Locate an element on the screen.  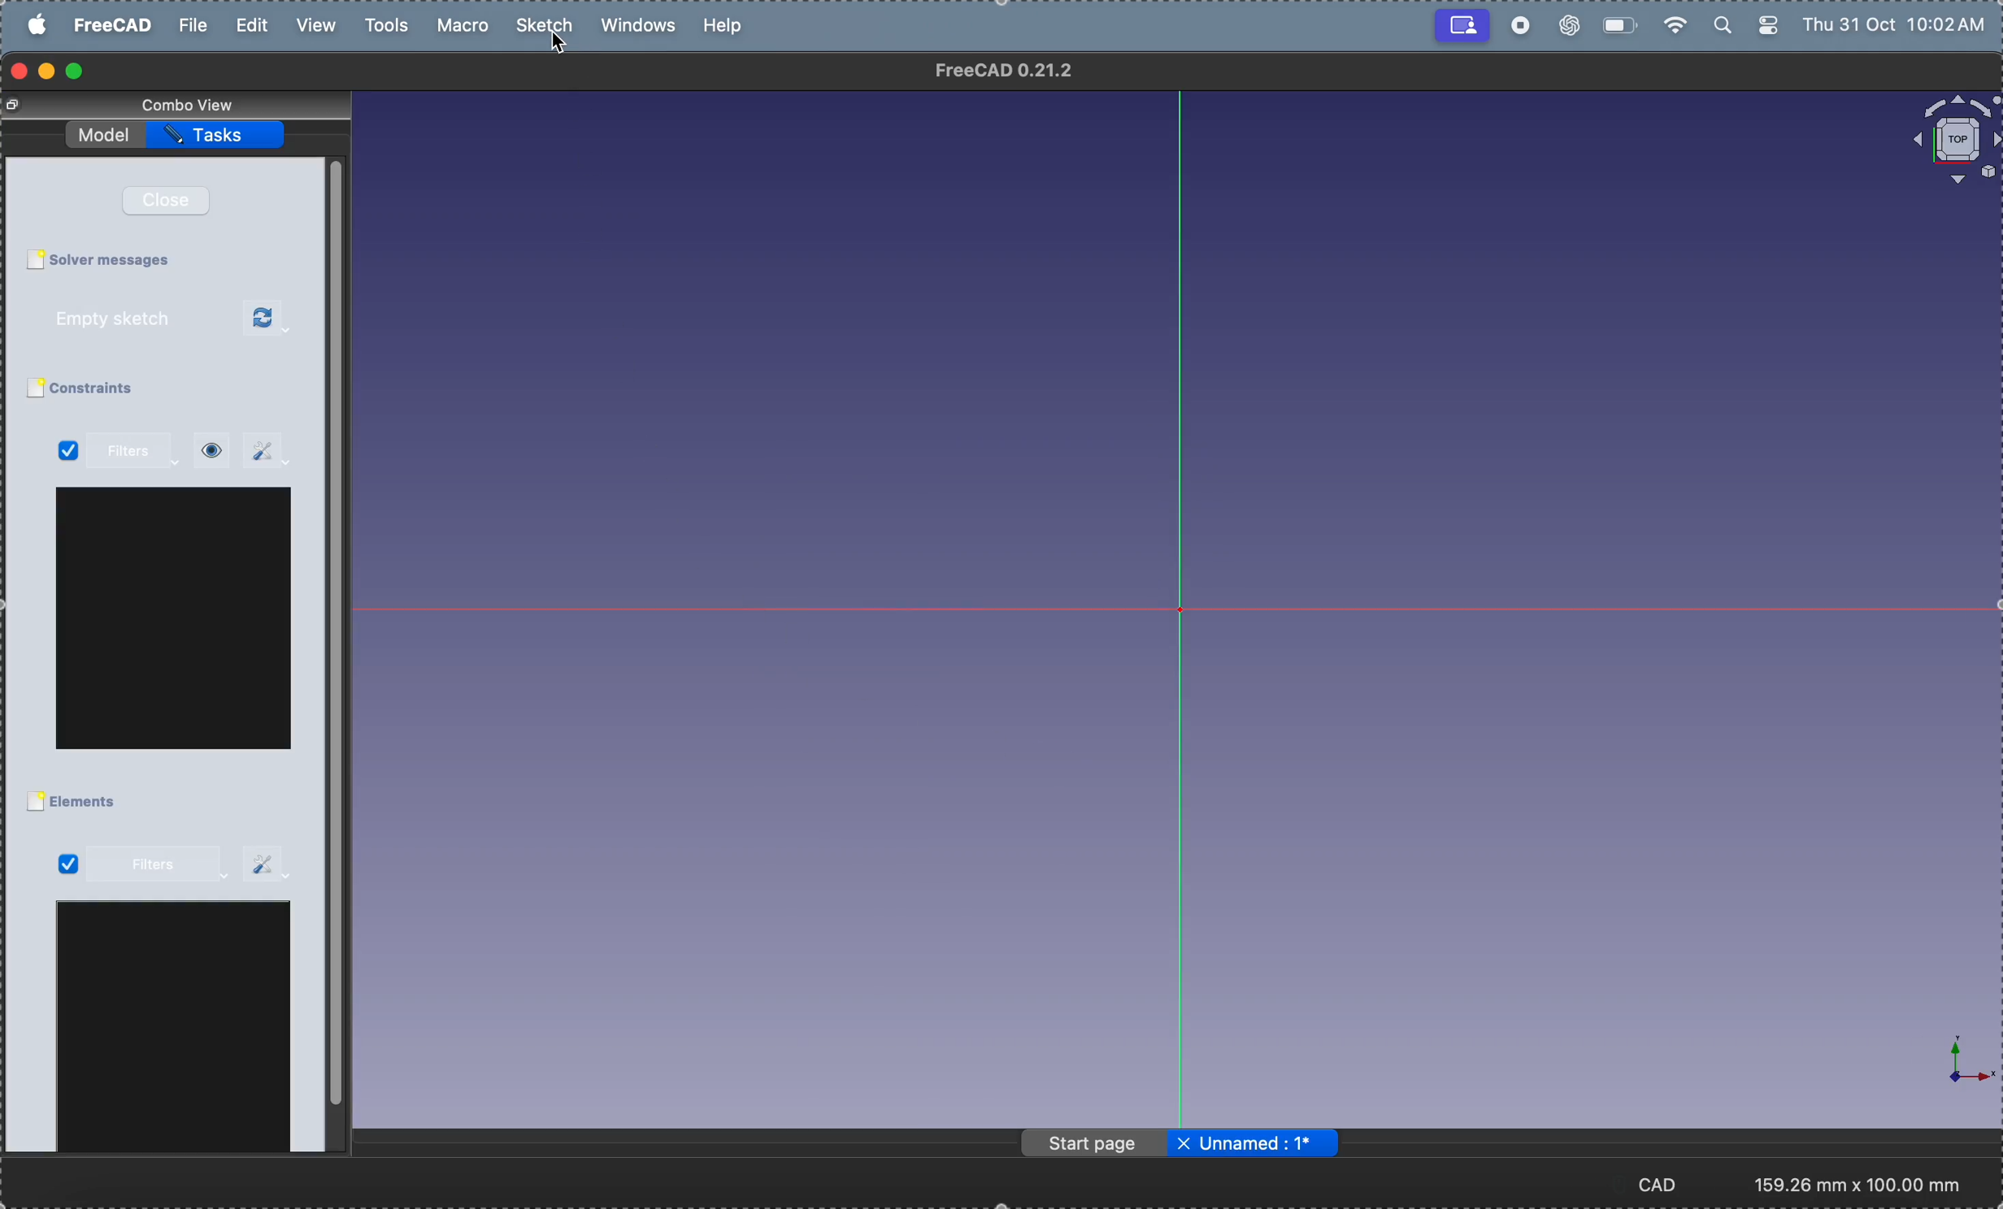
task is located at coordinates (219, 135).